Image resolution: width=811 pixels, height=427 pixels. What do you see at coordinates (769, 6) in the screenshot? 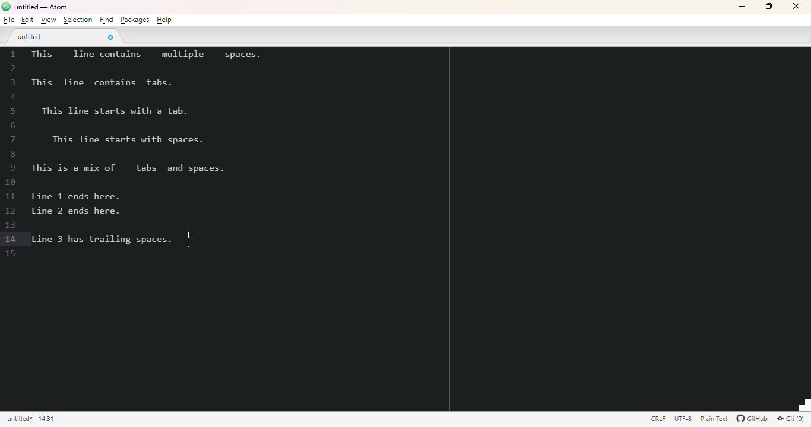
I see `maximize` at bounding box center [769, 6].